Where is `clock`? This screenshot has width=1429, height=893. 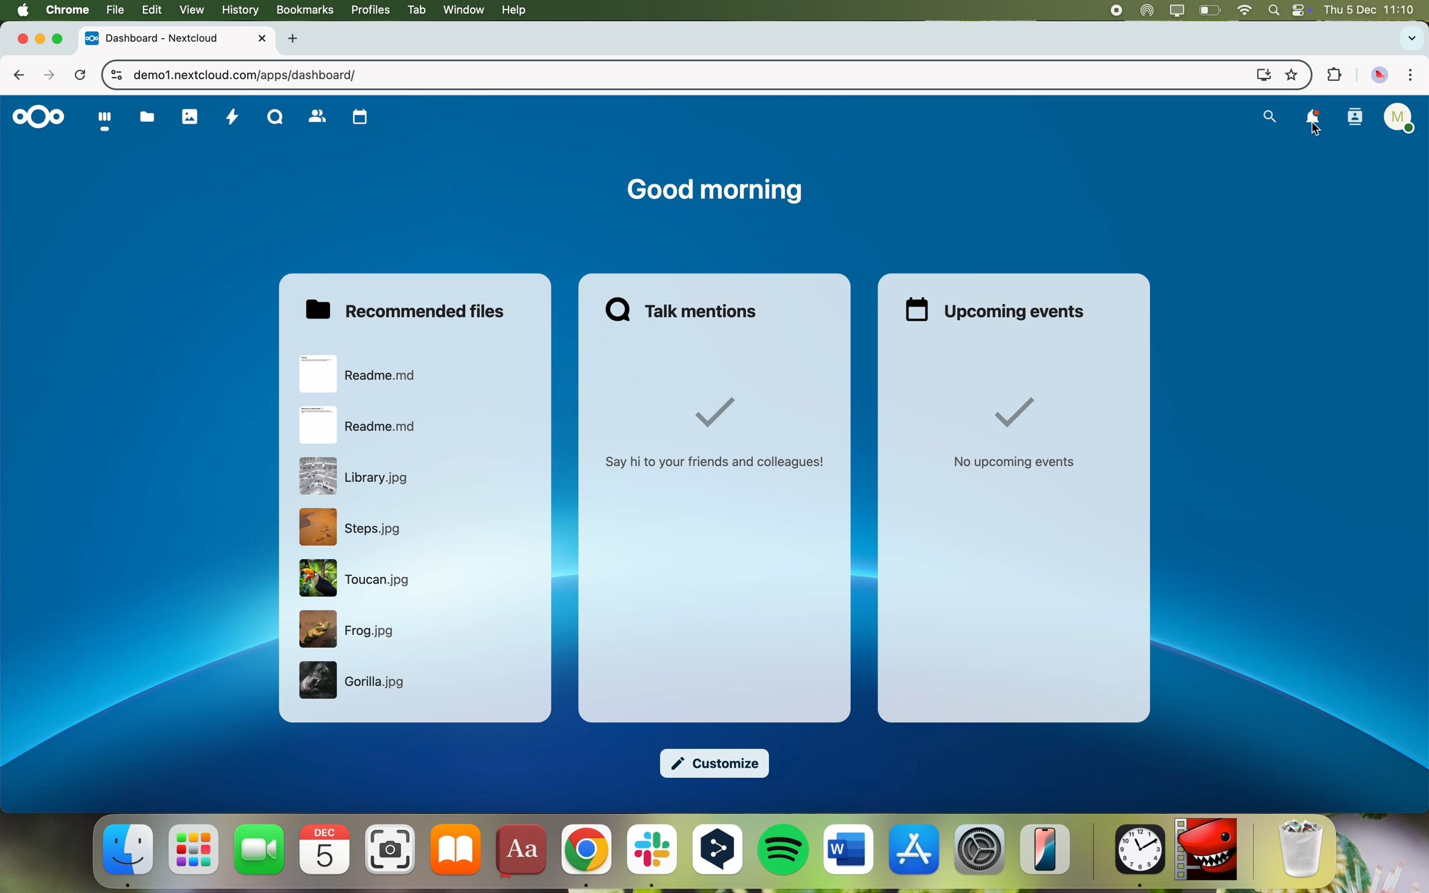 clock is located at coordinates (1137, 858).